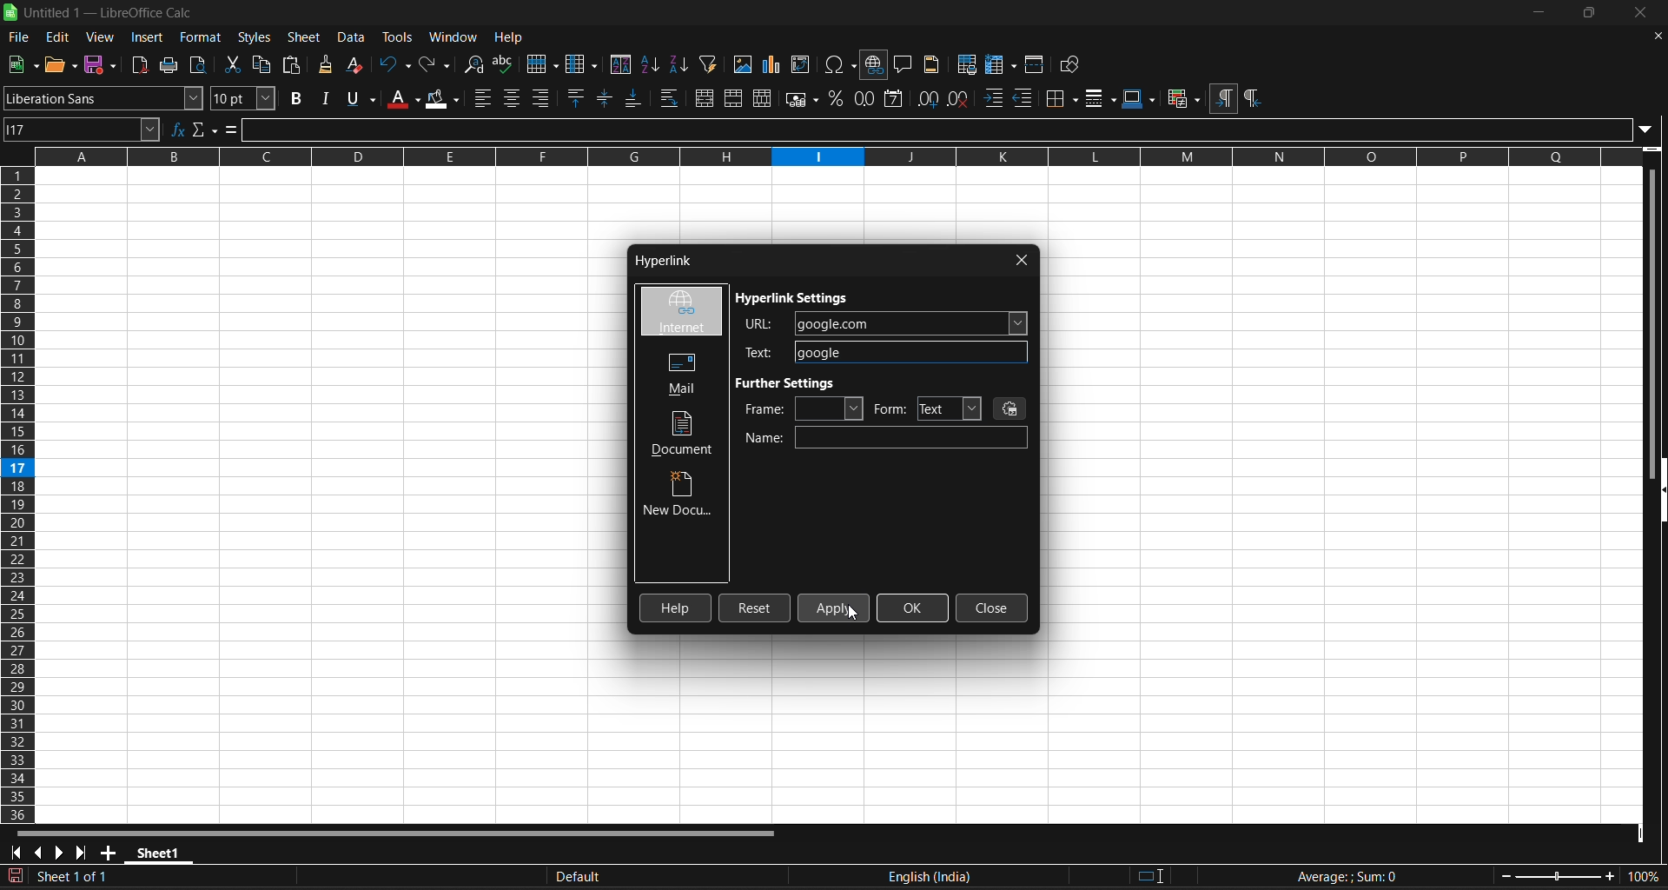 The image size is (1668, 890). What do you see at coordinates (791, 382) in the screenshot?
I see `further settings` at bounding box center [791, 382].